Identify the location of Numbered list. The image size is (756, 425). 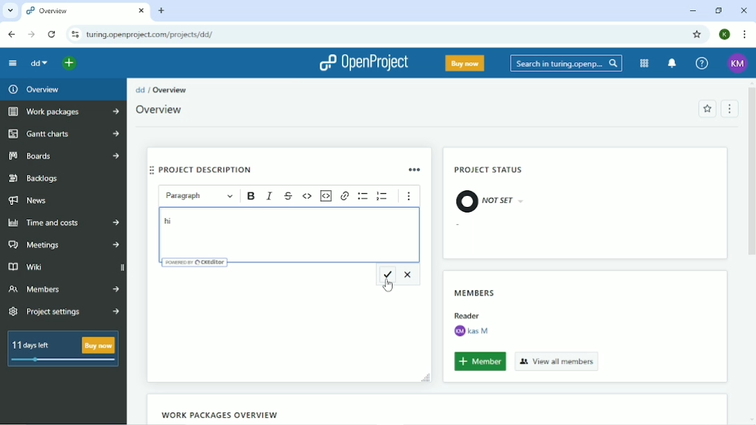
(384, 196).